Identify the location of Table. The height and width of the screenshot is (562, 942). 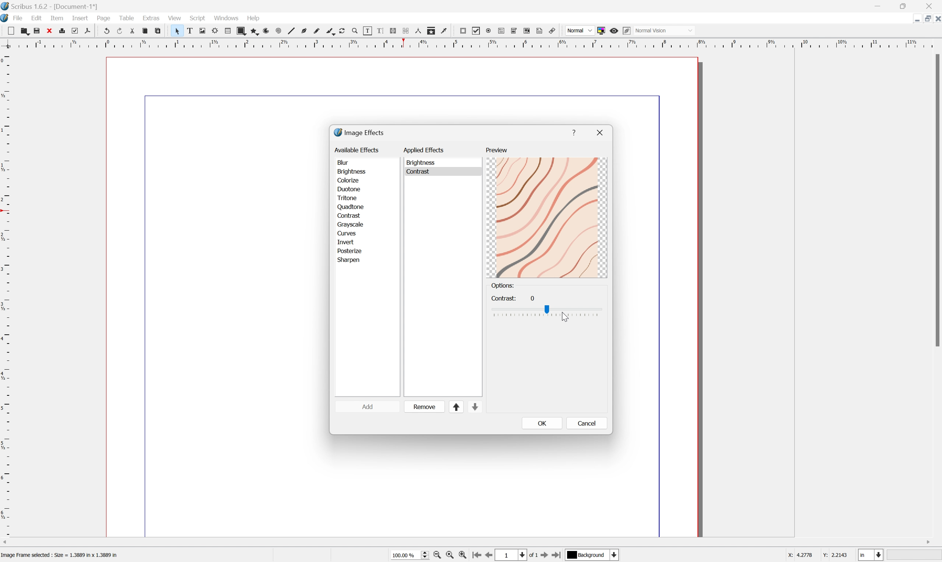
(126, 17).